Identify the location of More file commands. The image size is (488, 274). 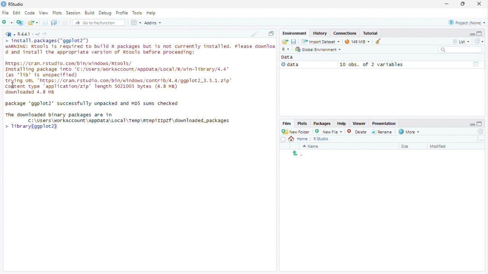
(409, 132).